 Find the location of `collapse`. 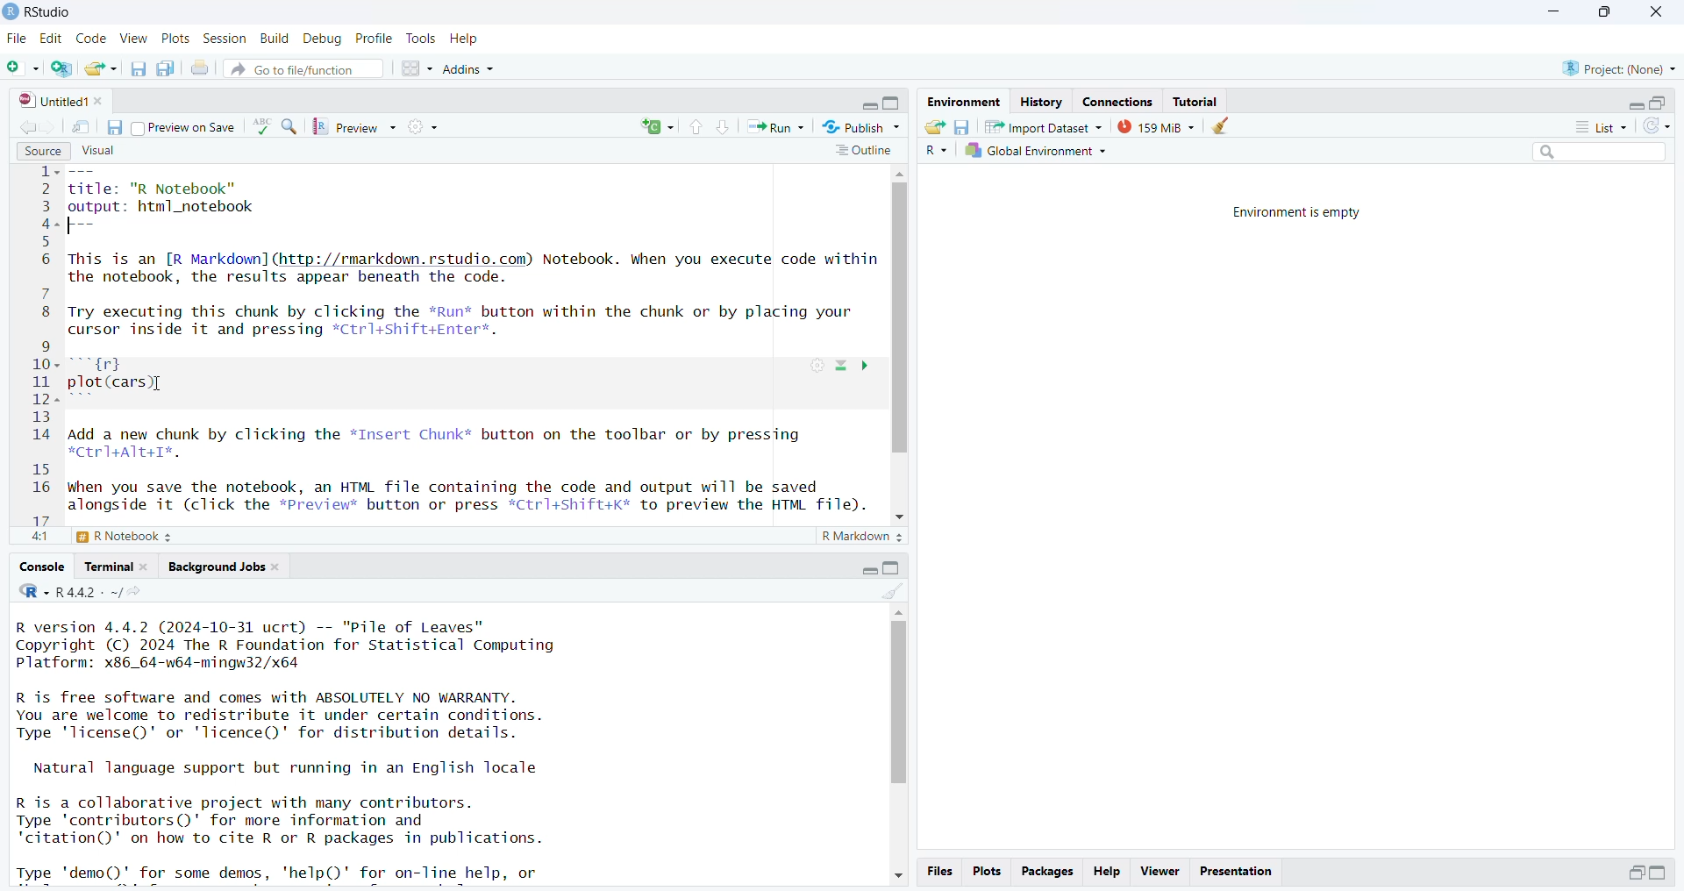

collapse is located at coordinates (893, 567).